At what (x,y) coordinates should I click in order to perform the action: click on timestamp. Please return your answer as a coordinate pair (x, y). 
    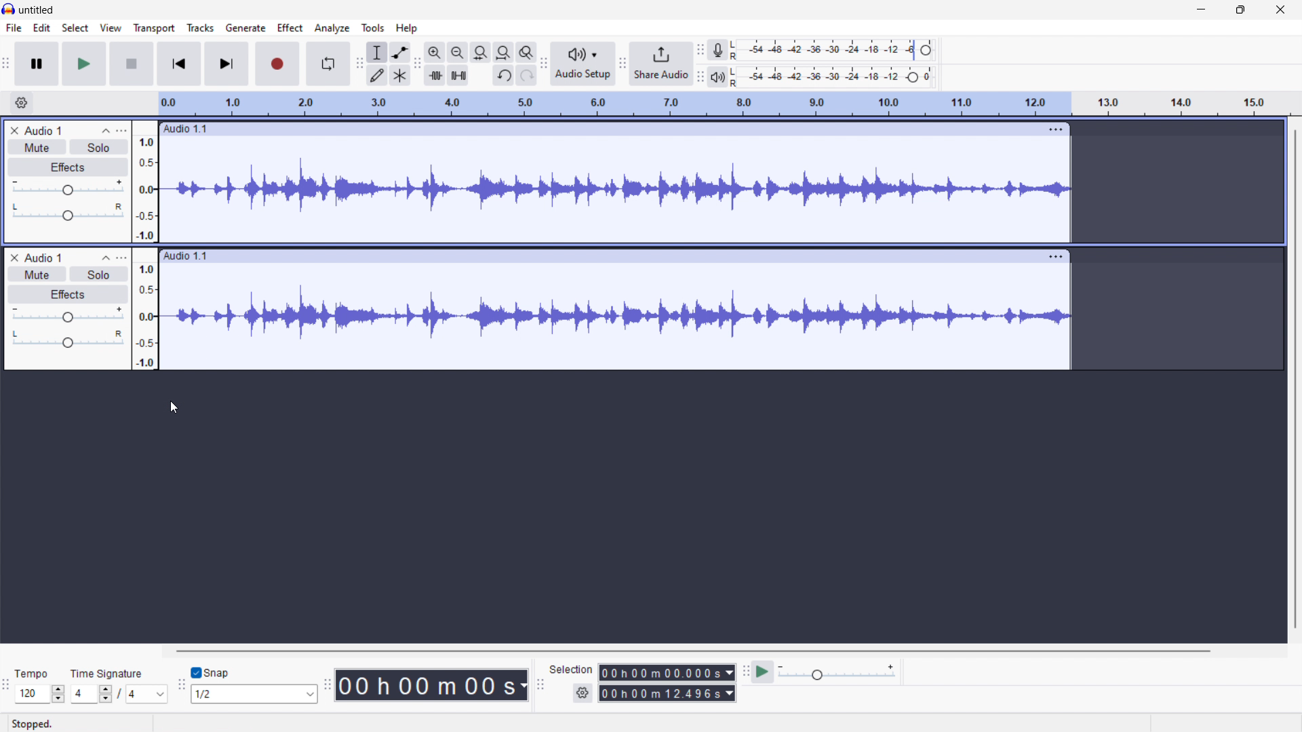
    Looking at the image, I should click on (433, 685).